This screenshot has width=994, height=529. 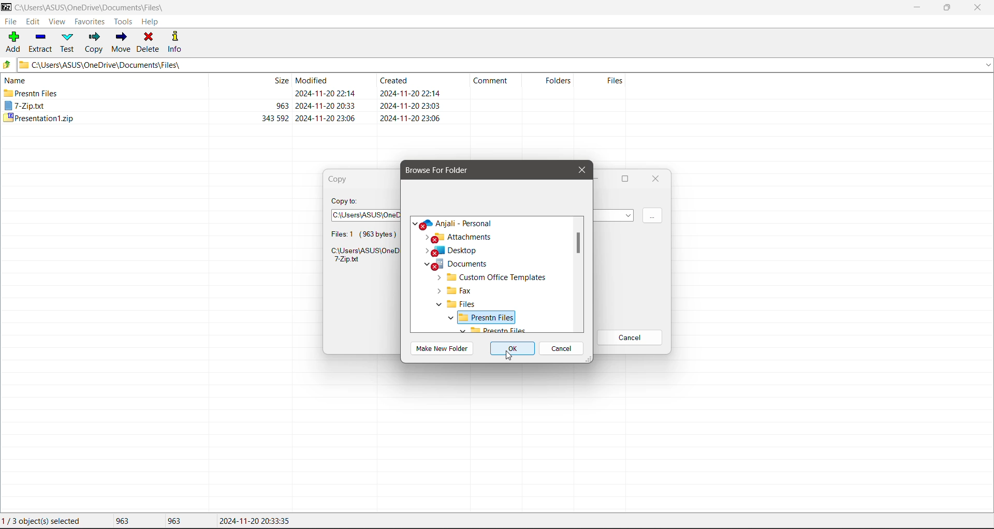 I want to click on File, so click(x=10, y=21).